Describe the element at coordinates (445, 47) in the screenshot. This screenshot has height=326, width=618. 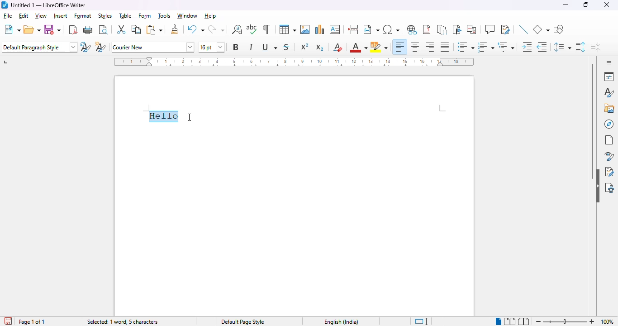
I see `justified` at that location.